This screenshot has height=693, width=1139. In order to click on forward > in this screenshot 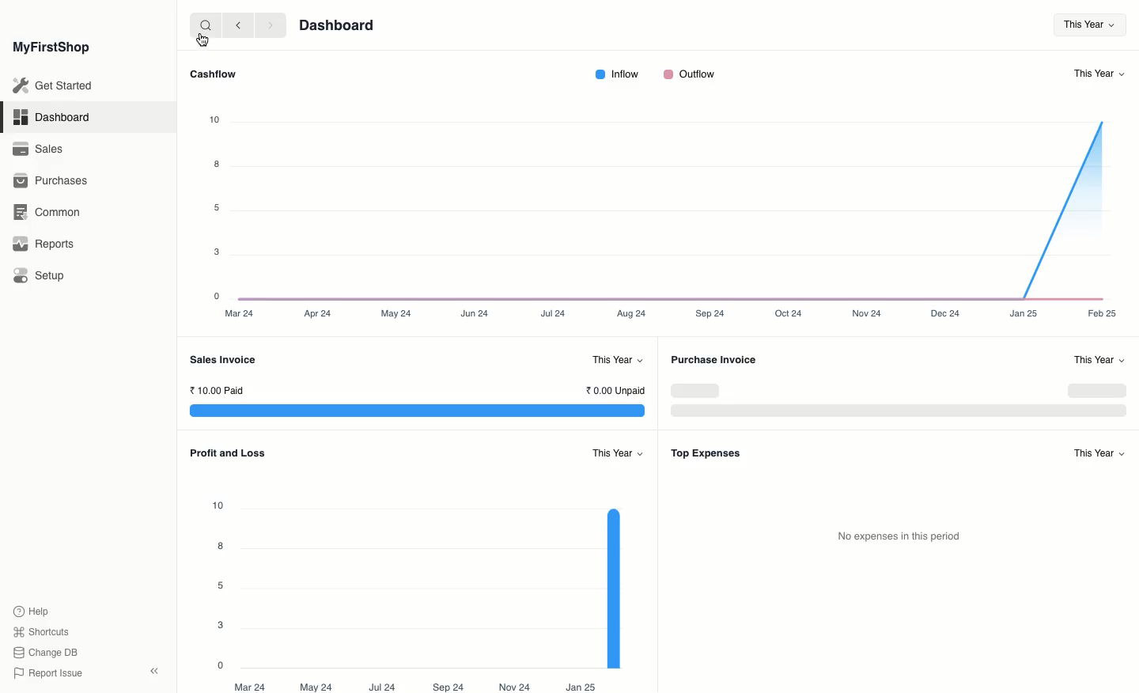, I will do `click(269, 27)`.